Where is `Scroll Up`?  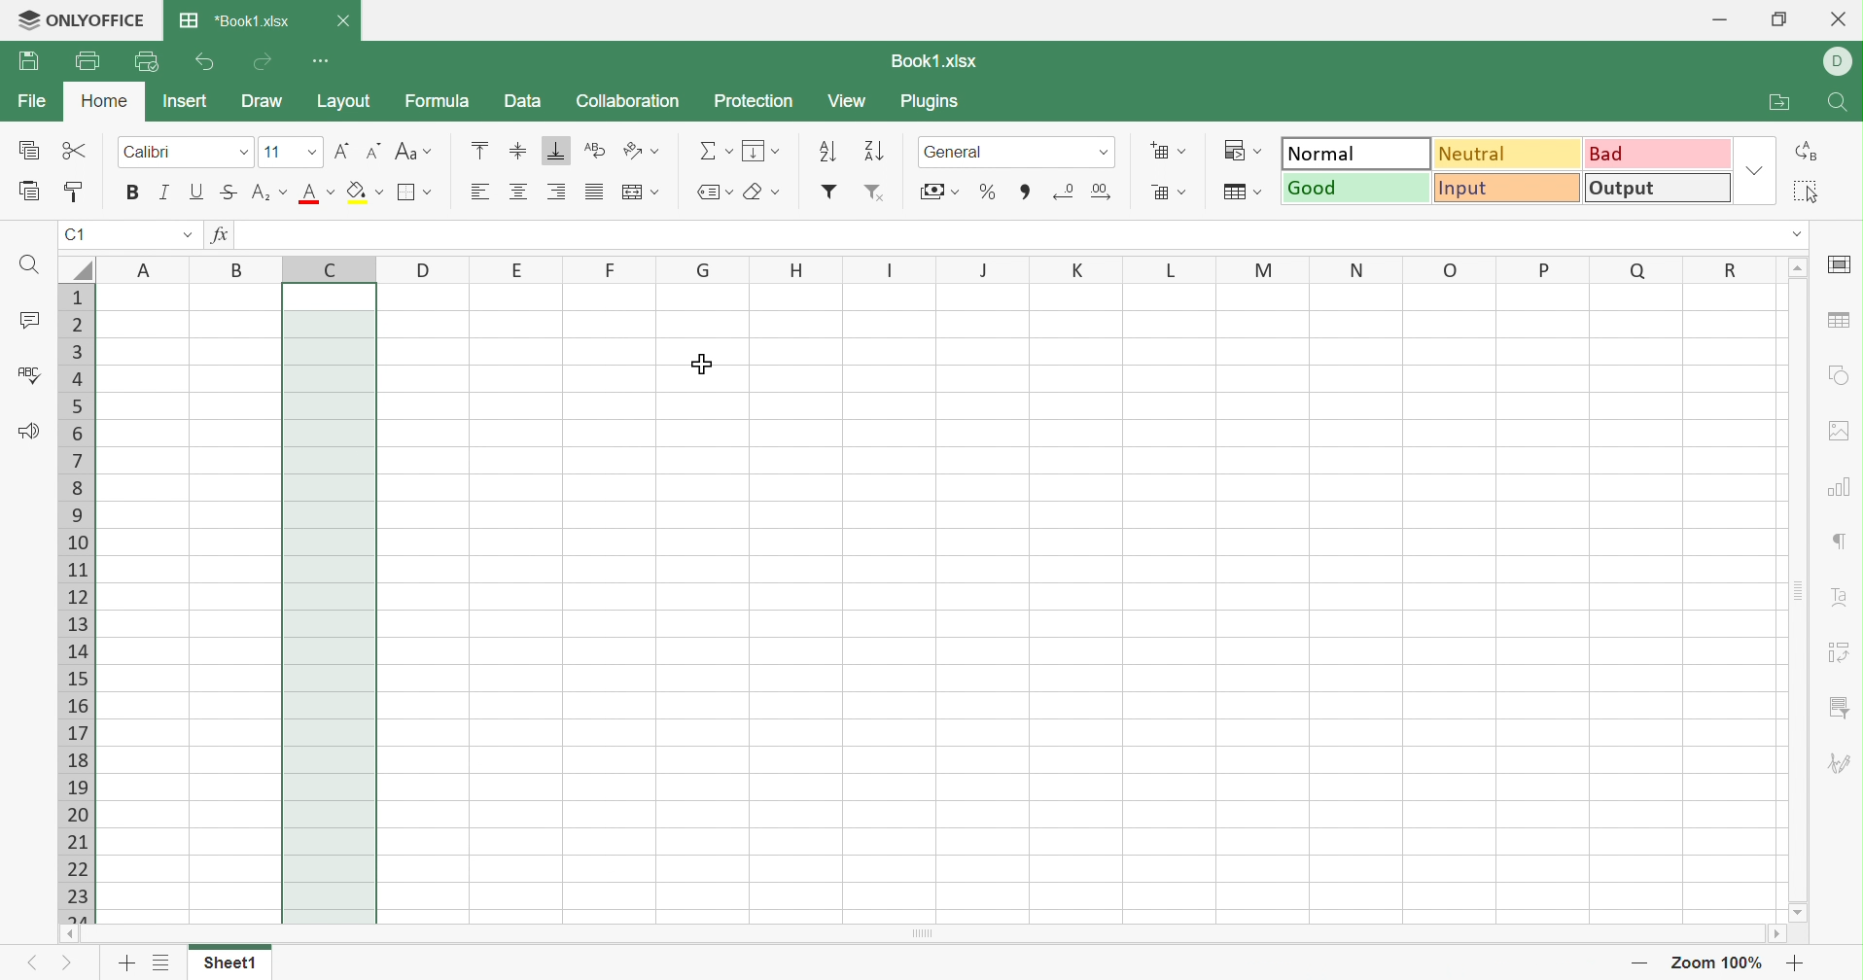 Scroll Up is located at coordinates (1798, 269).